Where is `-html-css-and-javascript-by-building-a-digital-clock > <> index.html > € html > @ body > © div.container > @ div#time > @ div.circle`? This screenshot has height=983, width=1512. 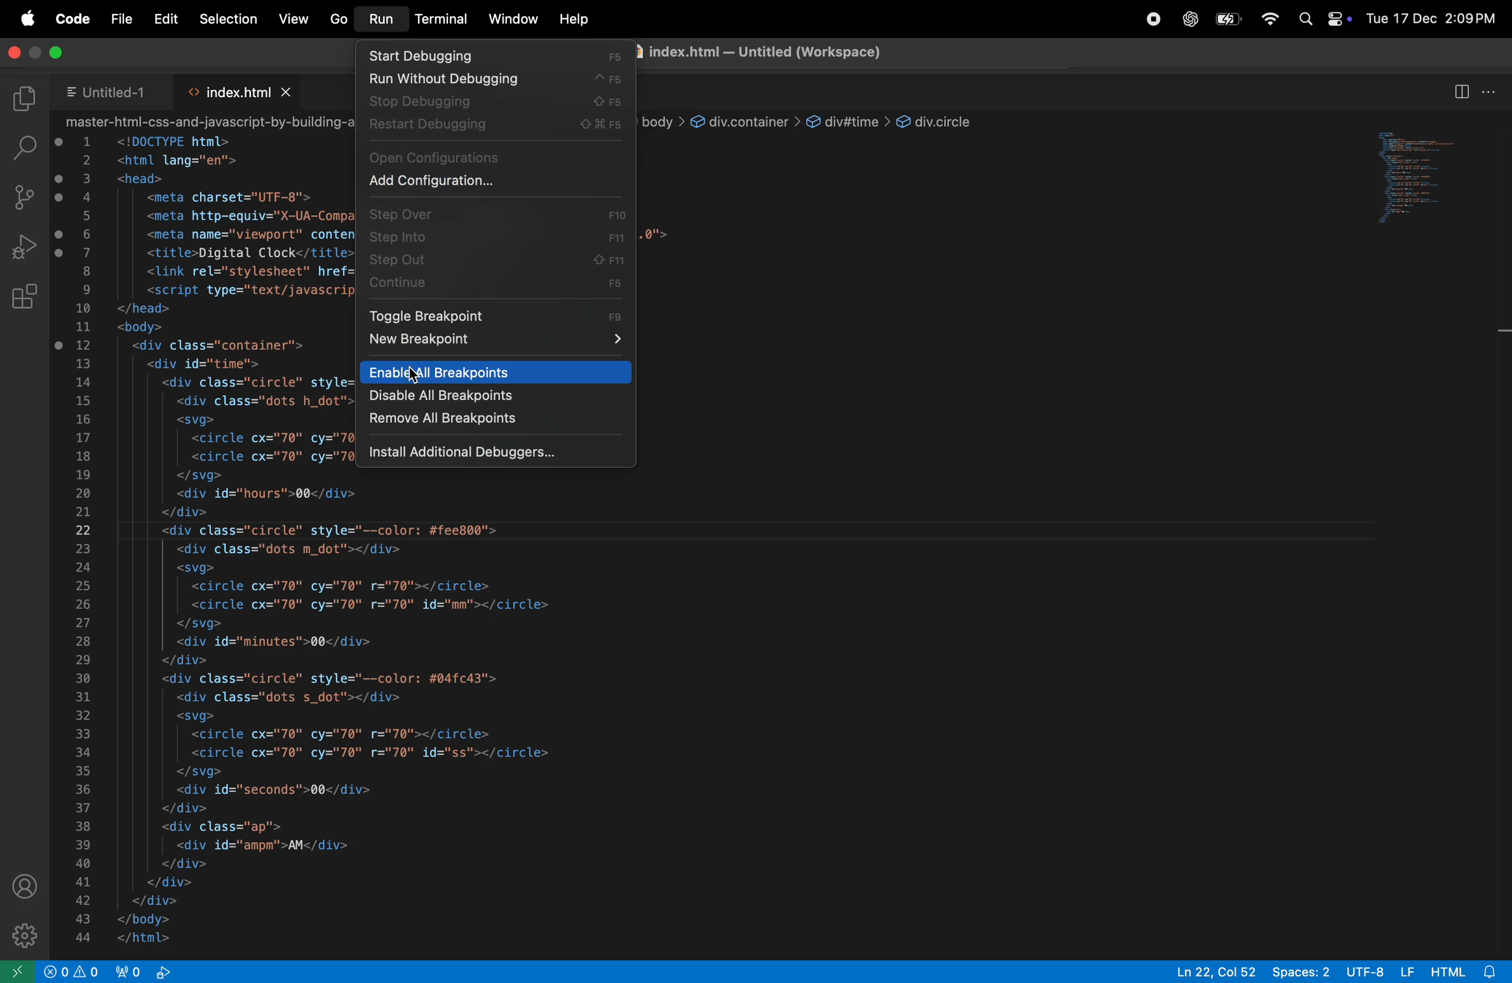
-html-css-and-javascript-by-building-a-digital-clock > <> index.html > € html > @ body > © div.container > @ div#time > @ div.circle is located at coordinates (207, 123).